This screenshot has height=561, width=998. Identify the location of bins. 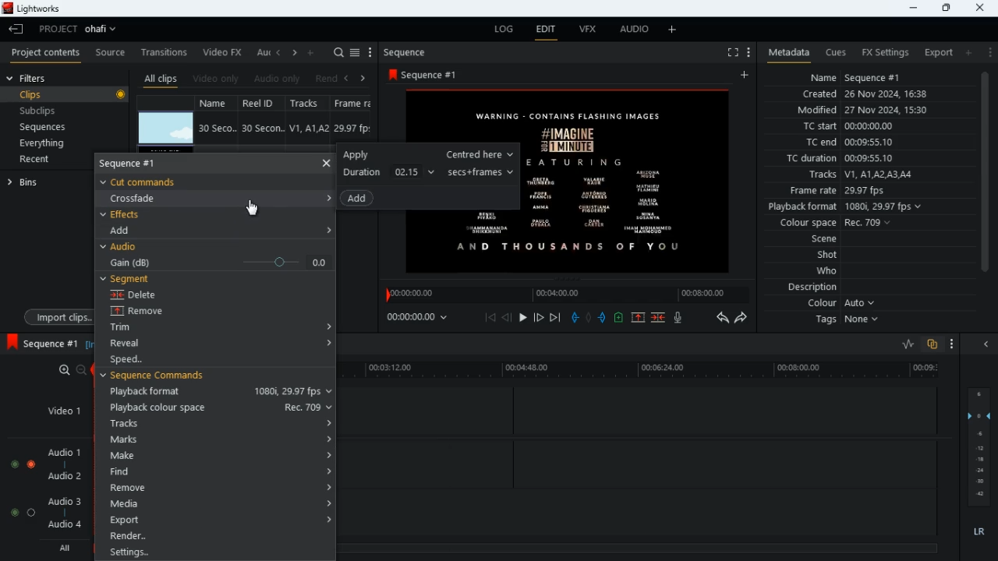
(43, 182).